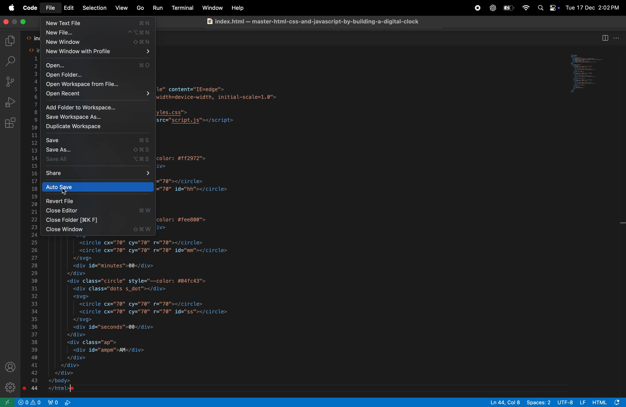 The height and width of the screenshot is (407, 626). Describe the element at coordinates (37, 402) in the screenshot. I see `alert` at that location.